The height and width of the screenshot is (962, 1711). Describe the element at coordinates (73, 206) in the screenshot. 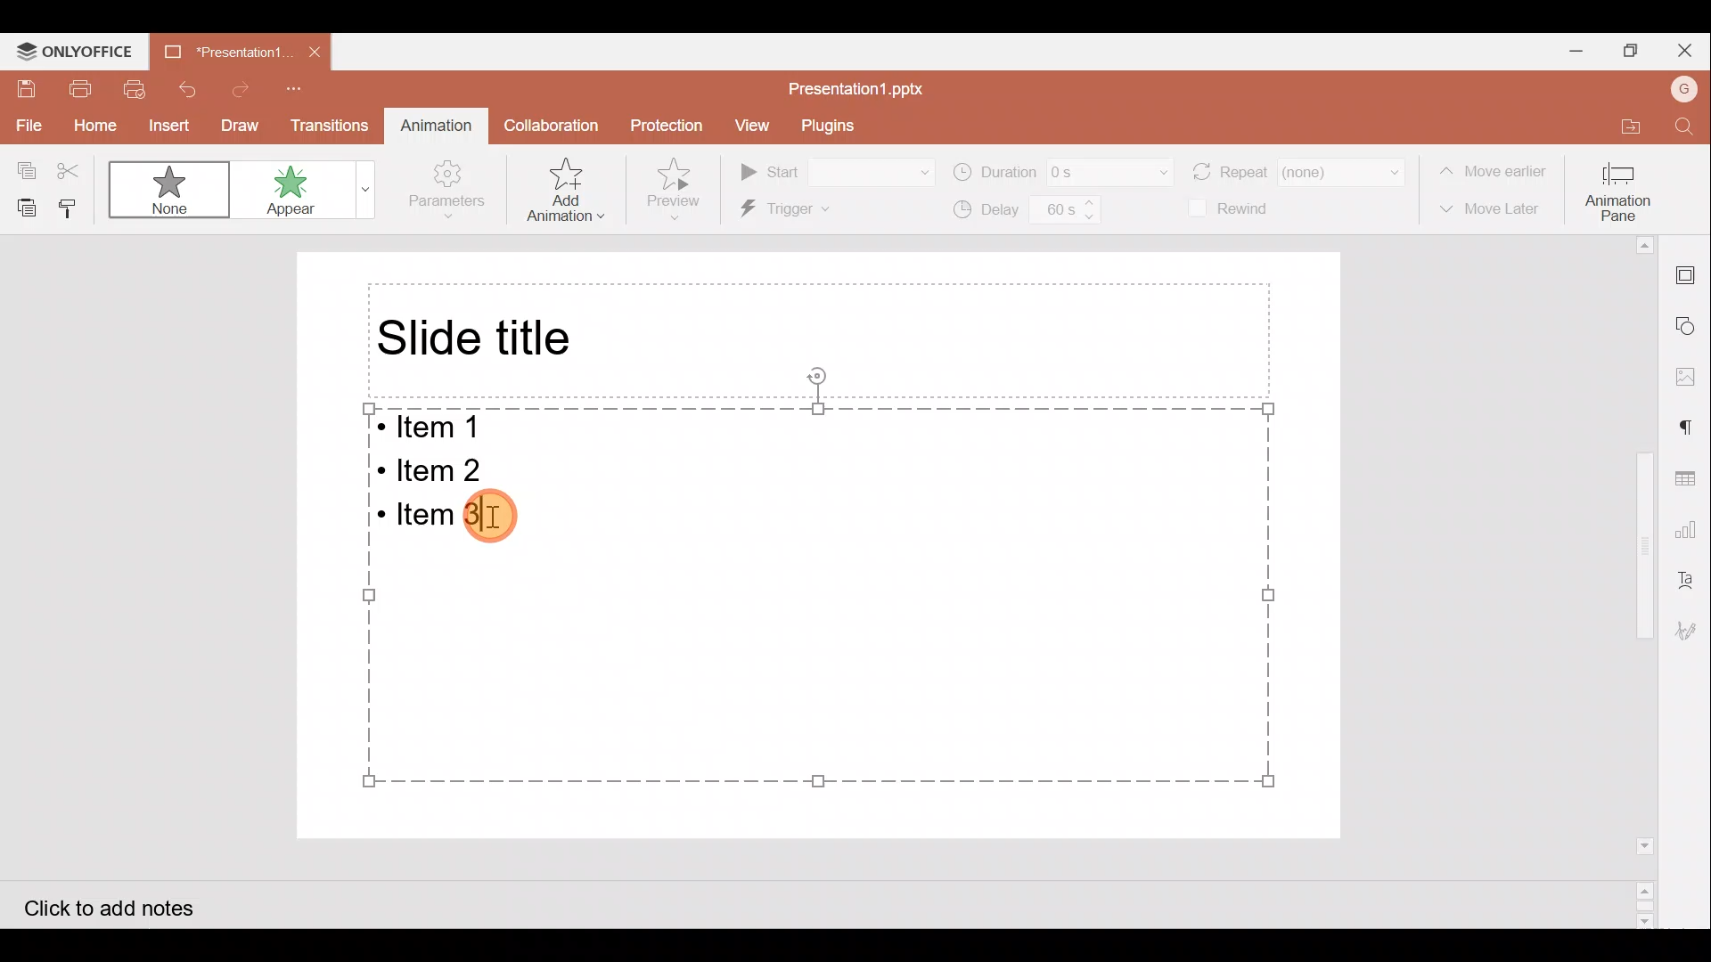

I see `Copy style` at that location.